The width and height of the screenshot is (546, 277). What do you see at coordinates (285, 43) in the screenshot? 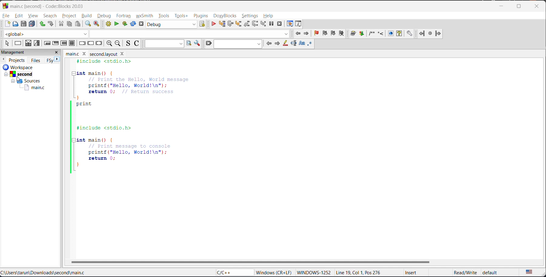
I see `highlight` at bounding box center [285, 43].